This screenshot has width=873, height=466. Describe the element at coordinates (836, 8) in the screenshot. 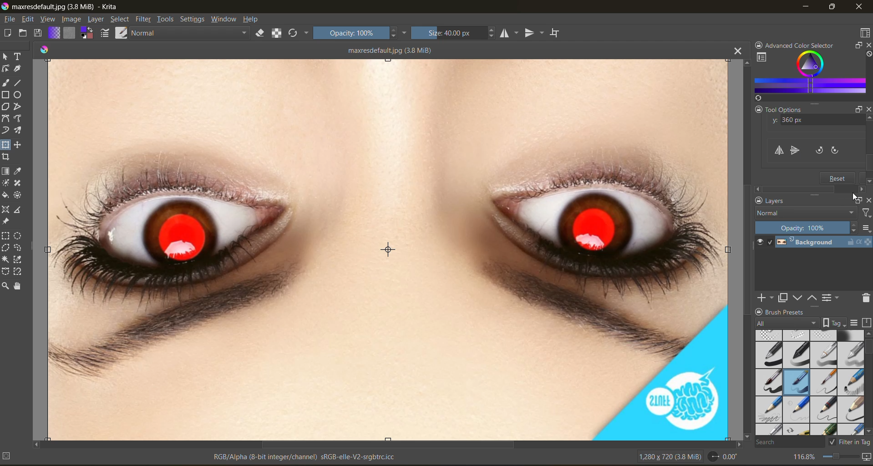

I see `maximize` at that location.